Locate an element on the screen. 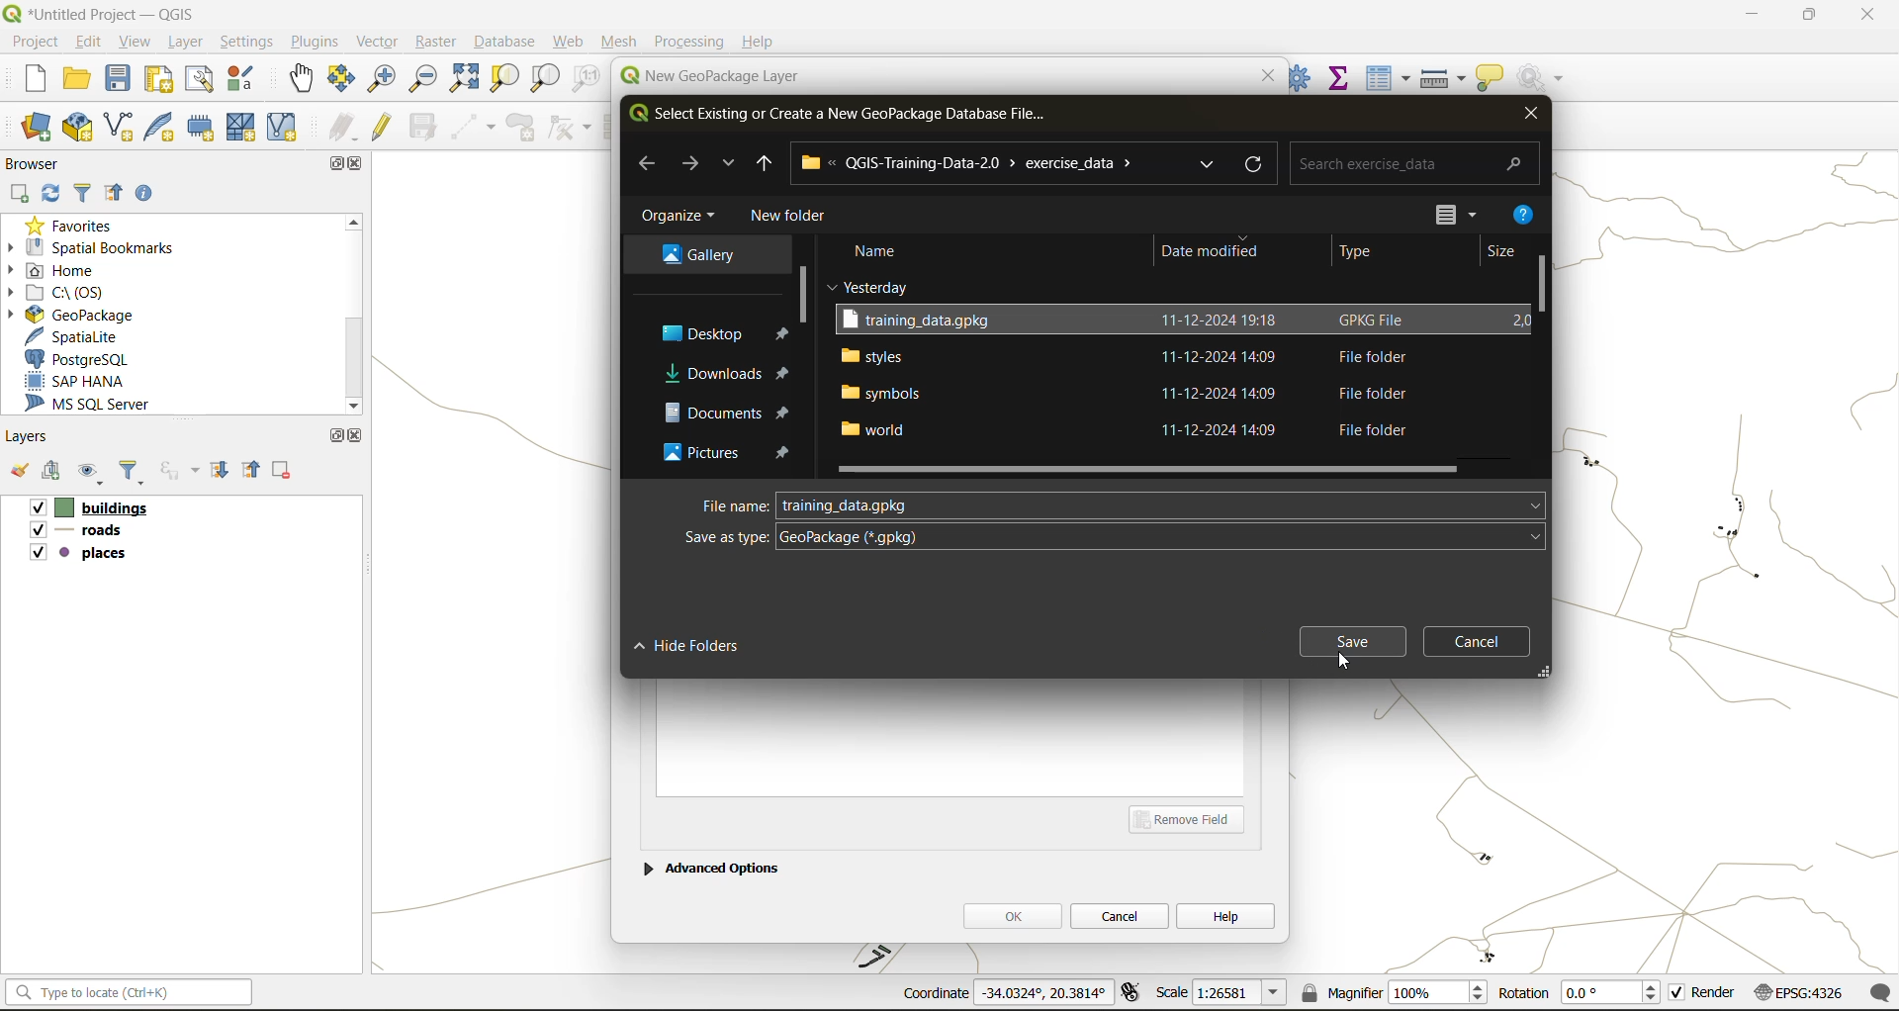 The width and height of the screenshot is (1899, 1011). browser is located at coordinates (40, 163).